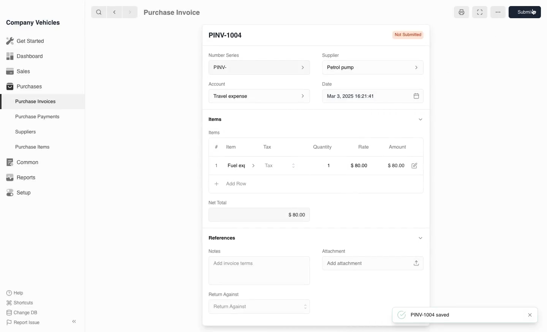 This screenshot has width=547, height=332. Describe the element at coordinates (230, 184) in the screenshot. I see `Add Row` at that location.